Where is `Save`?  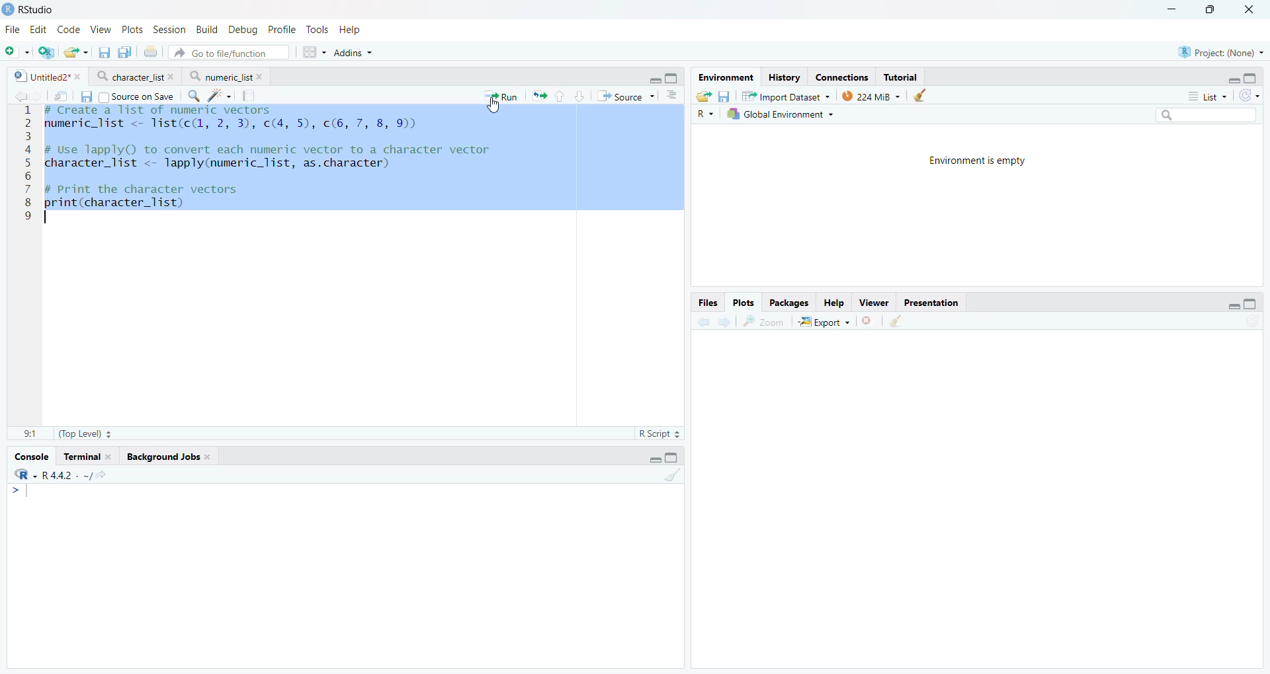 Save is located at coordinates (725, 95).